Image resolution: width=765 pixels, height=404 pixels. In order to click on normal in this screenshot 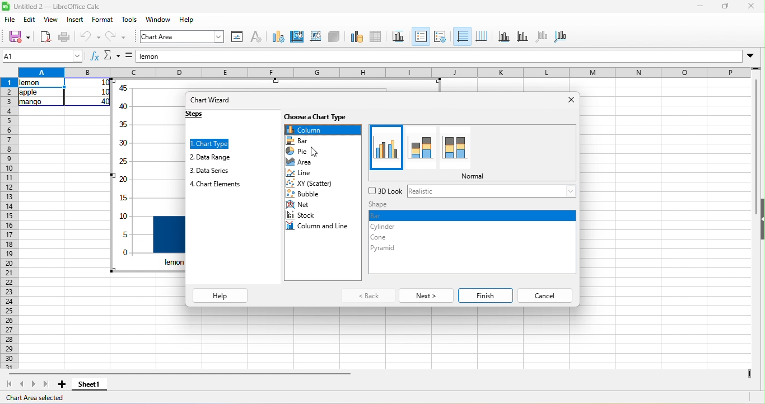, I will do `click(477, 177)`.